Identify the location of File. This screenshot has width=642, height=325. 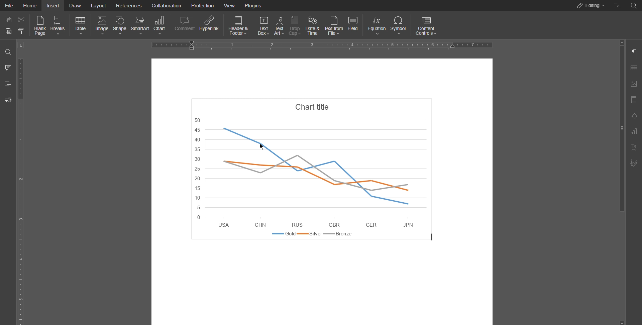
(10, 6).